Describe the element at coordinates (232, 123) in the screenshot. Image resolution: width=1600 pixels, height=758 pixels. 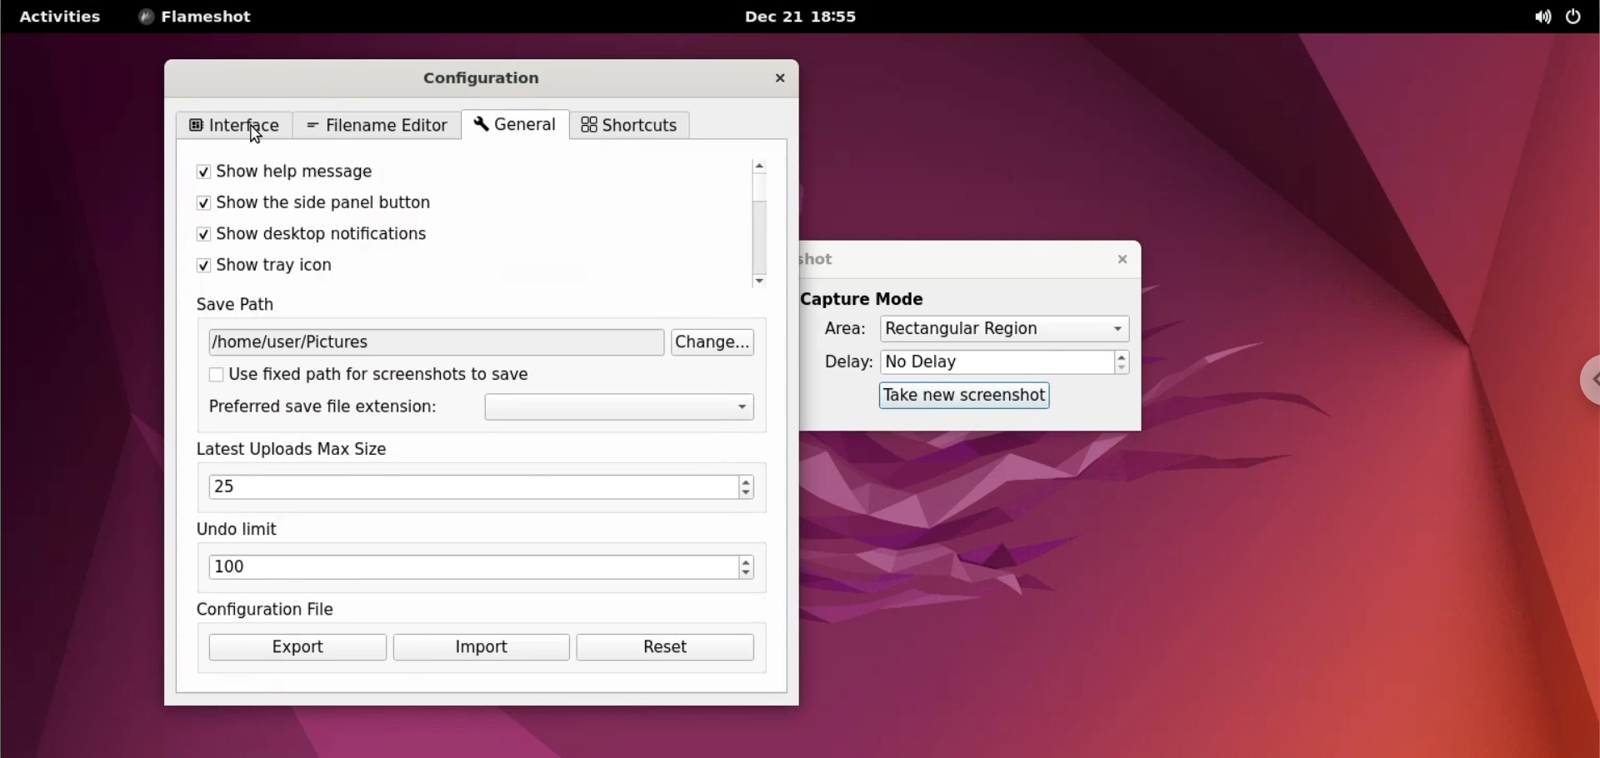
I see `interface ` at that location.